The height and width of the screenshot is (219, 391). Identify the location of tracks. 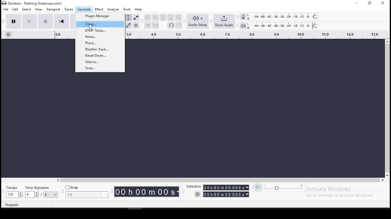
(69, 9).